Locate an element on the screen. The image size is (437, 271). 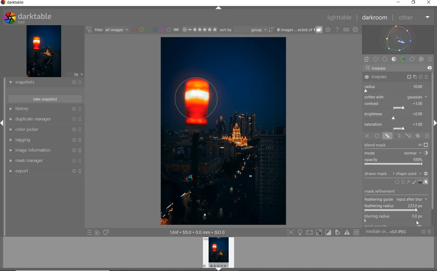
FILTER BY IMAGE COLOR LABEL is located at coordinates (156, 30).